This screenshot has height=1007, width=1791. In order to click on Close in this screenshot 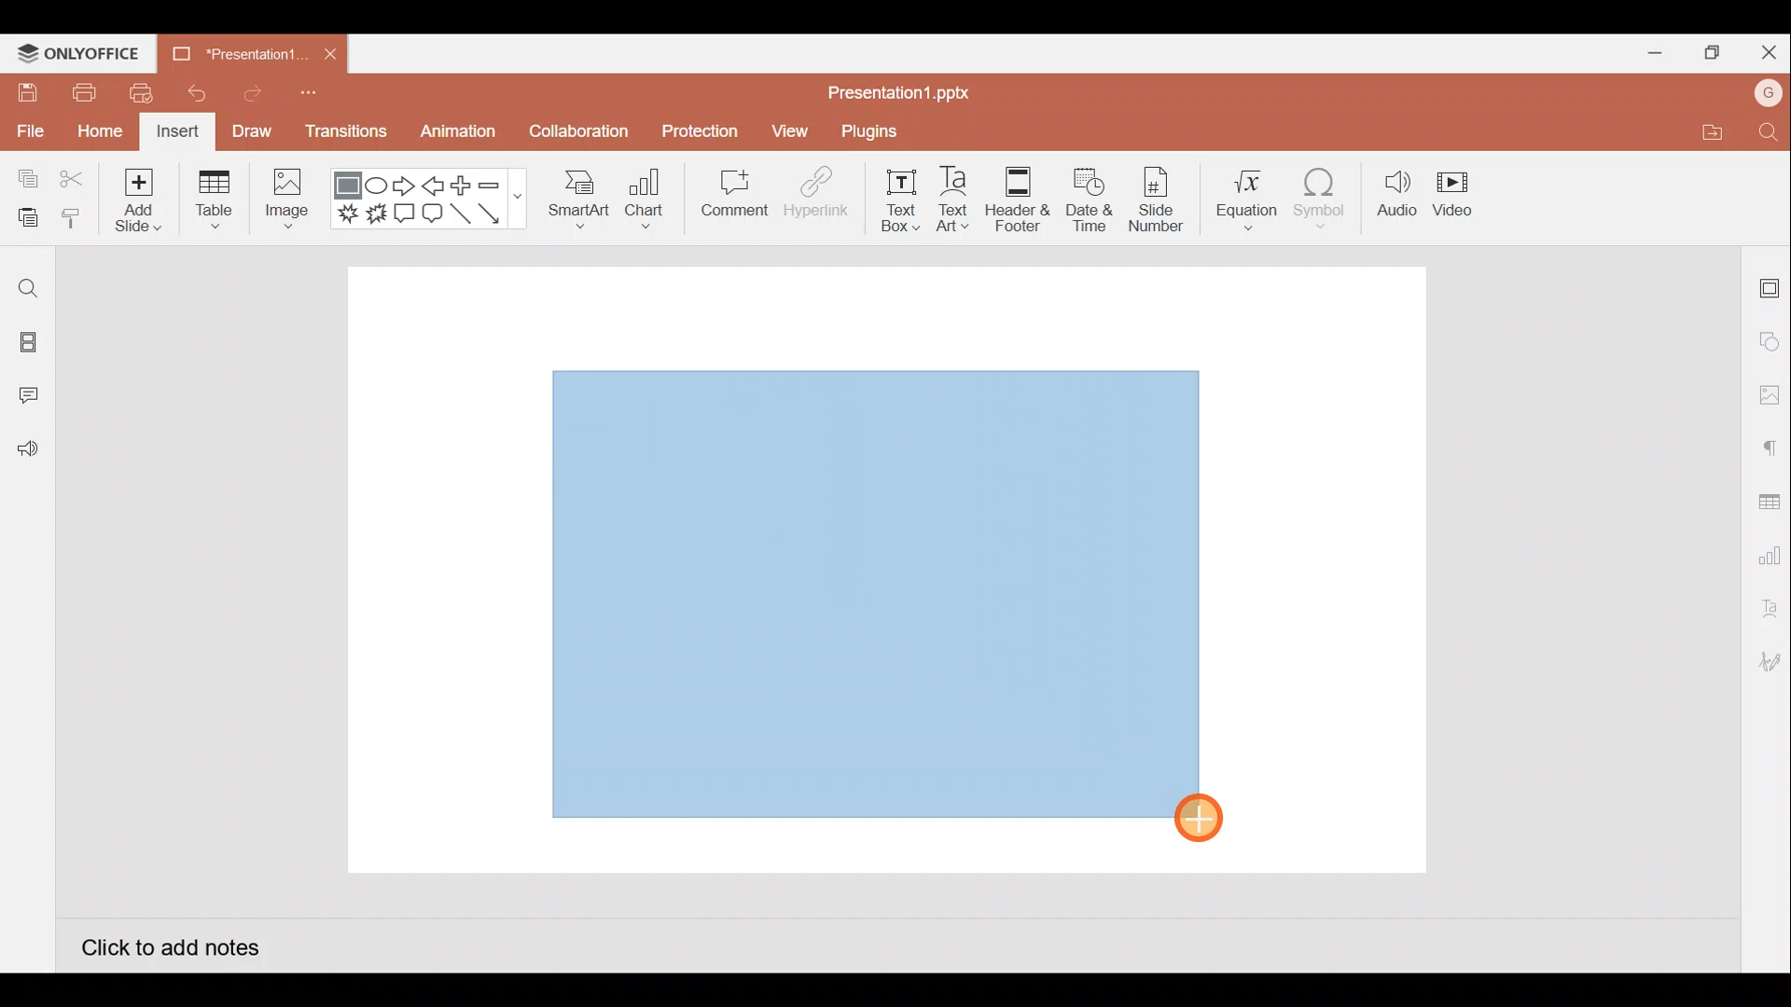, I will do `click(1765, 48)`.